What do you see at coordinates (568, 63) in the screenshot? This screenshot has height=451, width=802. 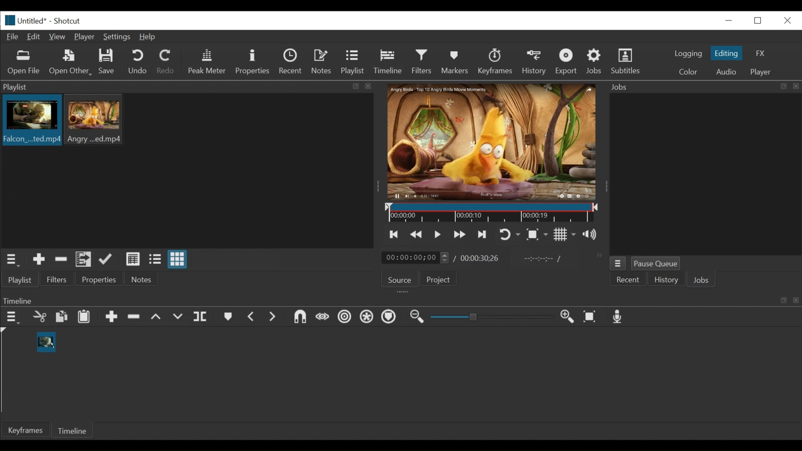 I see `Export` at bounding box center [568, 63].